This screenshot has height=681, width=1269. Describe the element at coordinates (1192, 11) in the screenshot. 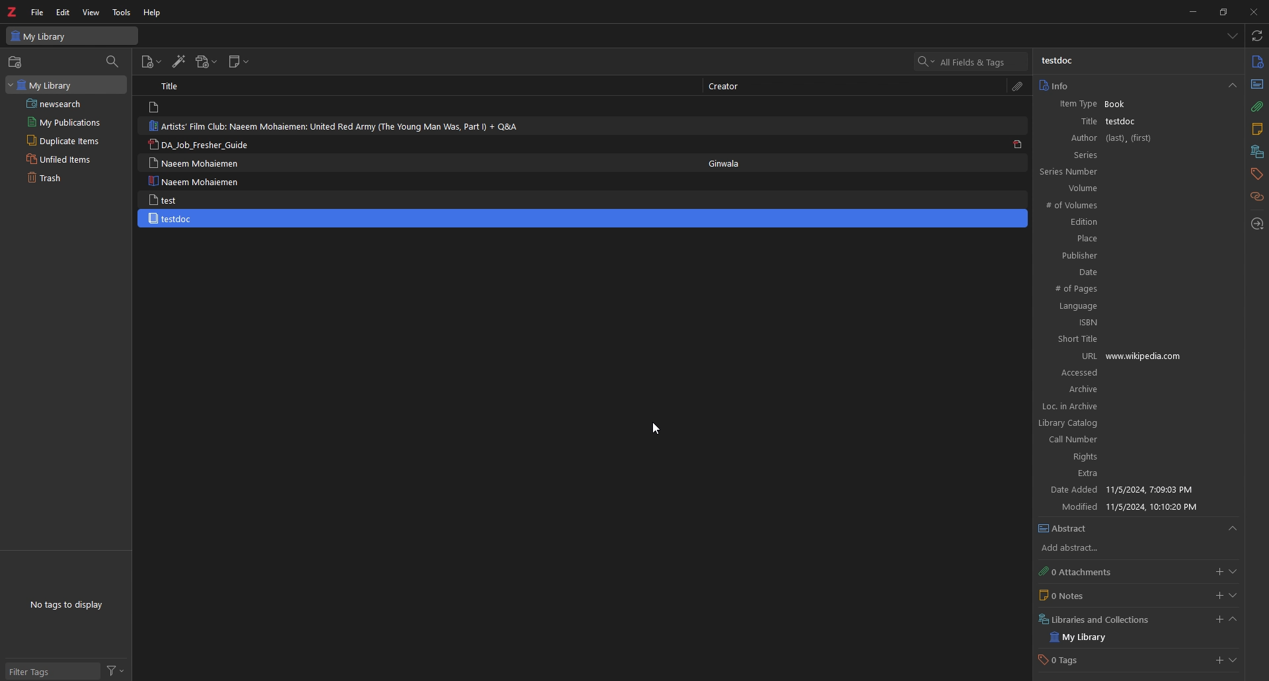

I see `minimize` at that location.